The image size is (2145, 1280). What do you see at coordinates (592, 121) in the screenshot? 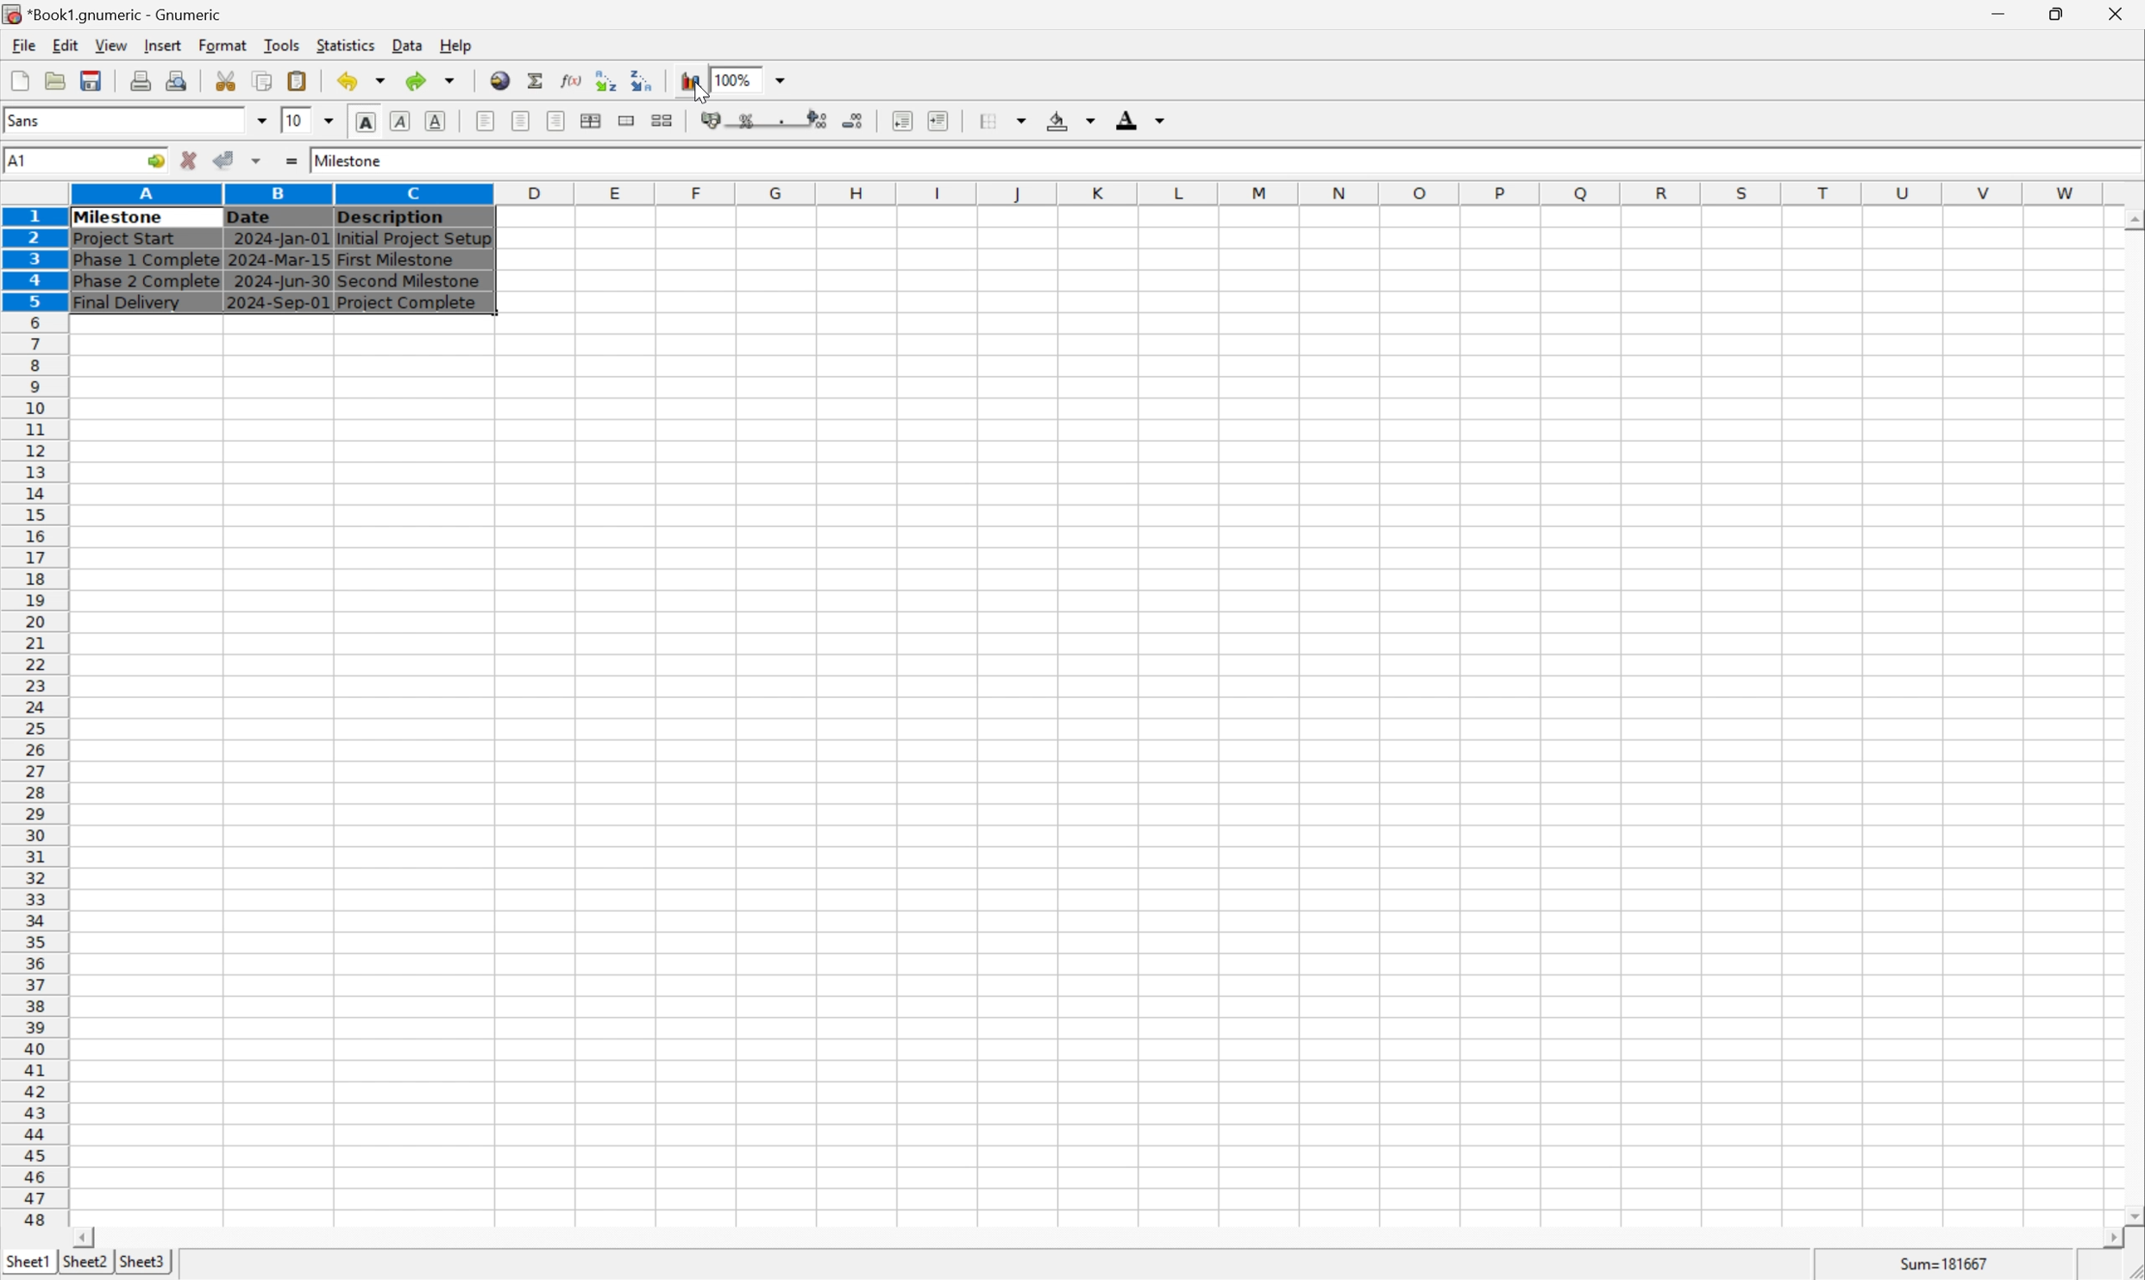
I see `center horizontally across selection` at bounding box center [592, 121].